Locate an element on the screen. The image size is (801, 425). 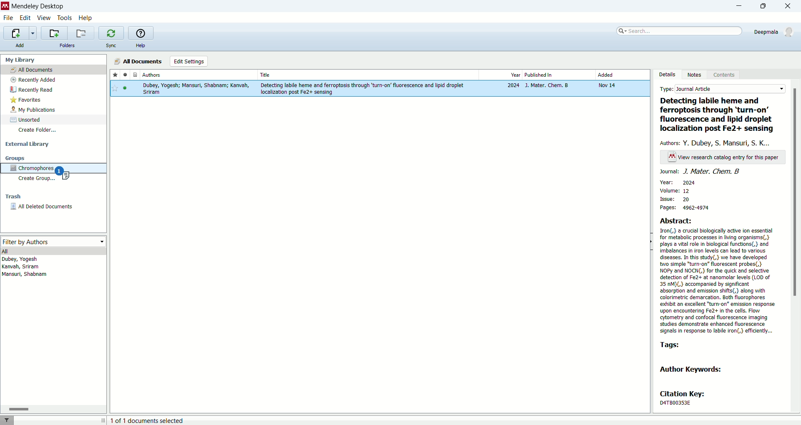
Abstract:

Tron{,} a crucial biologically active ion essential
for metabolic processes in ving organisms{,}
plays a vital role in biological functions(,} and
imbalances in iron levels can lead to various
diseases. In this study, we have developed
two simple “turn-on” fluorescent probes(,}
NOPy and NOCN{,} for the quick and selective
detection of Fe2+ at nanomolar levels (LOD of
35 M)(,} accompanied by significant
‘absorption and emission shits(,} along with
colorimetric demarcation. Both fluorophores
exhibit an excellent “turn-on” emission response
upon encountering Fe2+ in the cells. Flow
cytometry and confocal fluorescence imaging
studies demonstrate enhanced fluorescence
signals in response to labile iron{,} efficiently... is located at coordinates (718, 275).